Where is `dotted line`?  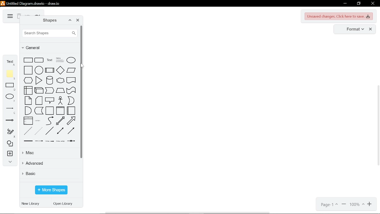
dotted line is located at coordinates (39, 131).